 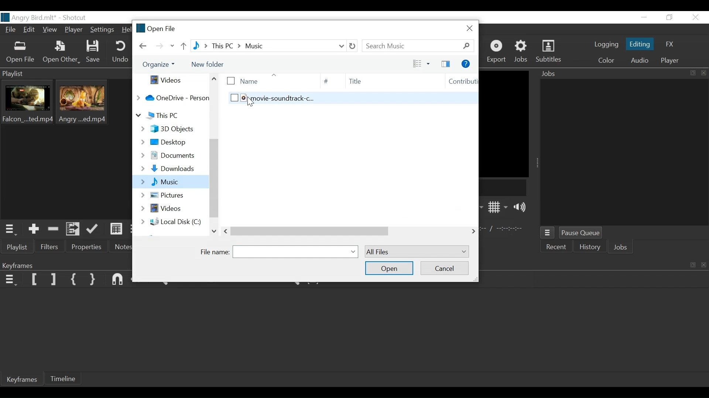 What do you see at coordinates (326, 81) in the screenshot?
I see `#` at bounding box center [326, 81].